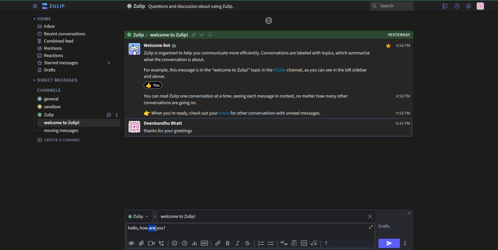 The height and width of the screenshot is (250, 498). Describe the element at coordinates (248, 243) in the screenshot. I see `strikethrough` at that location.